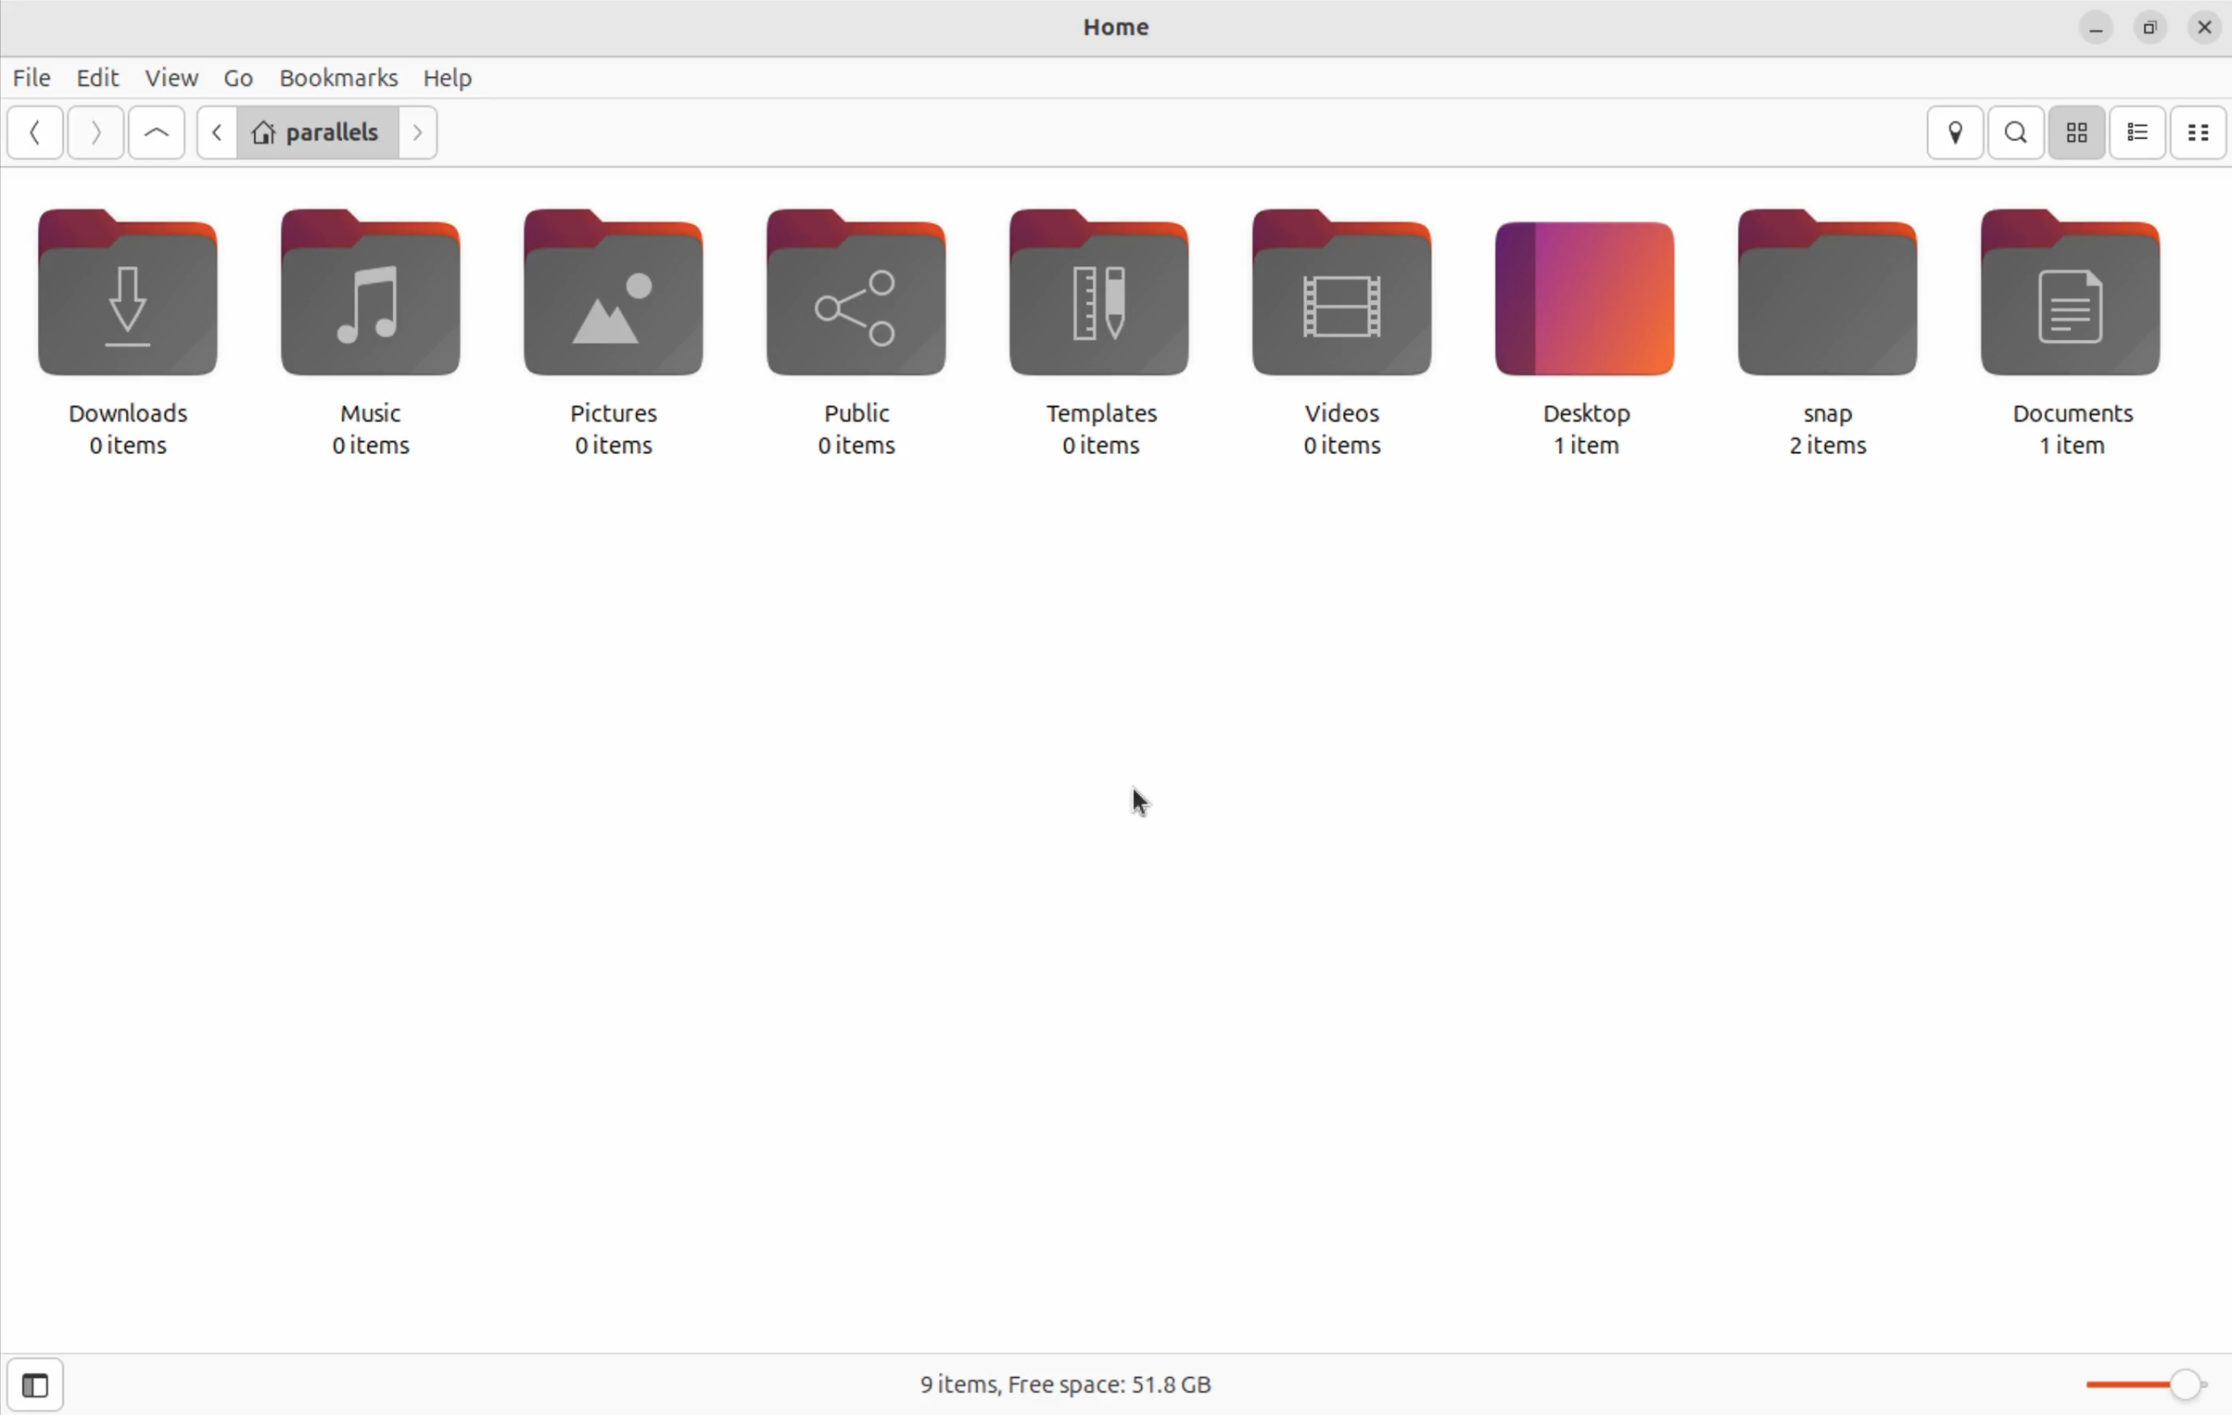 The image size is (2232, 1415). I want to click on search, so click(2018, 131).